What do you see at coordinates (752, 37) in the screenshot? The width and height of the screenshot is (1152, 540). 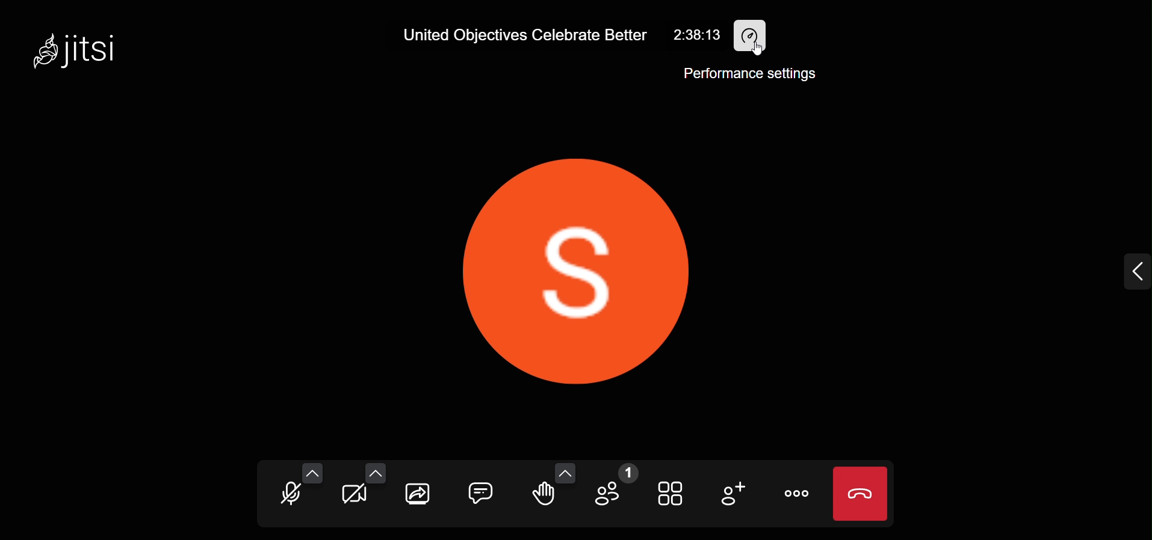 I see `performance` at bounding box center [752, 37].